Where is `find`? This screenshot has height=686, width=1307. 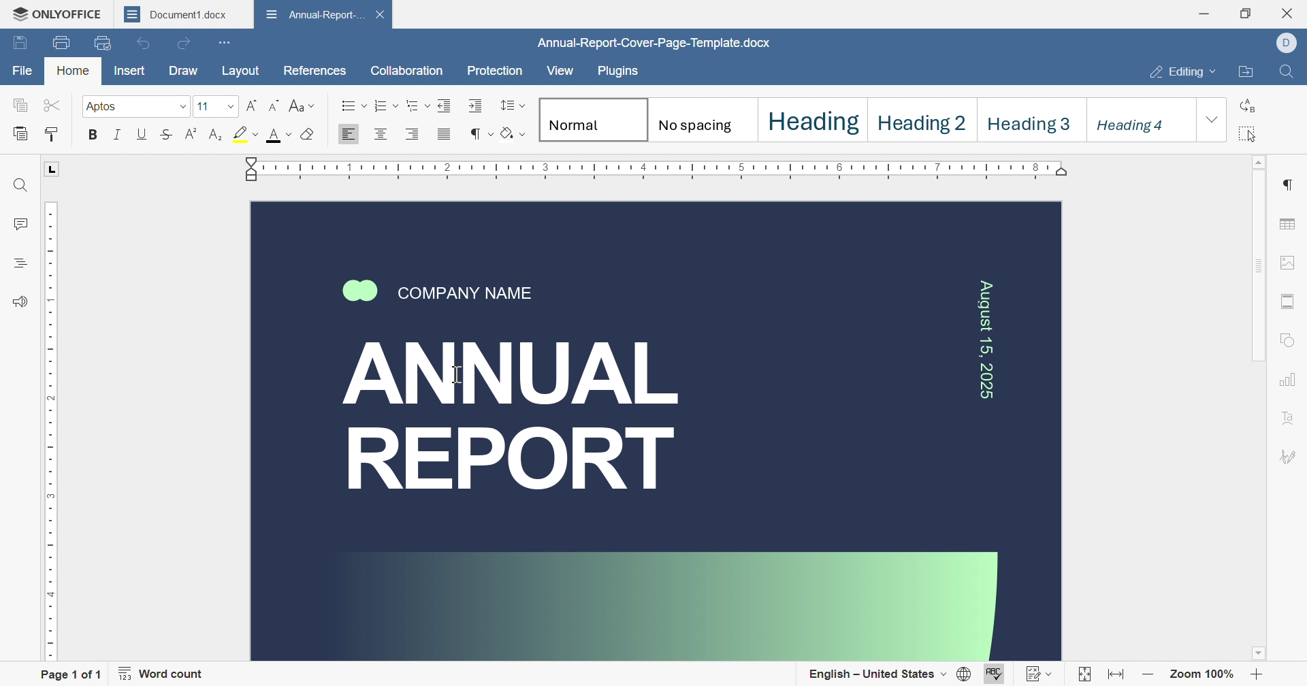
find is located at coordinates (21, 184).